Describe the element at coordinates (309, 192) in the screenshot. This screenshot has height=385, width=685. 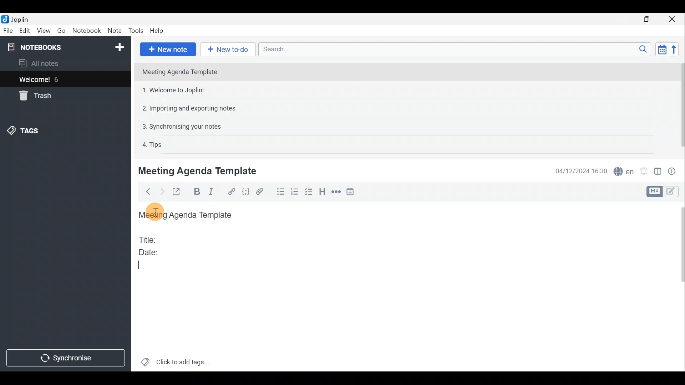
I see `Checkbox` at that location.